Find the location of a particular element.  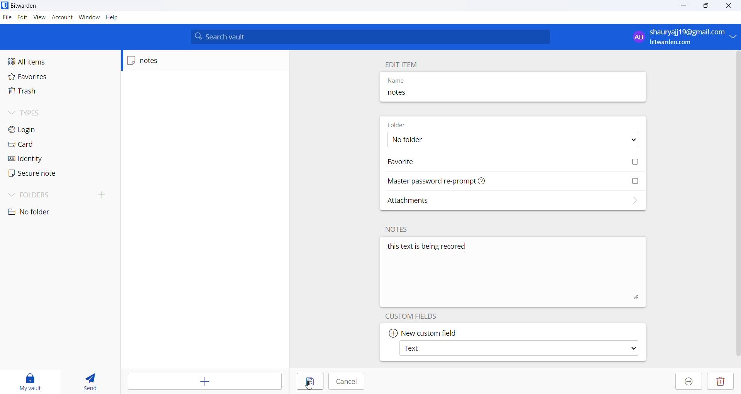

vertical scrollbar is located at coordinates (736, 203).